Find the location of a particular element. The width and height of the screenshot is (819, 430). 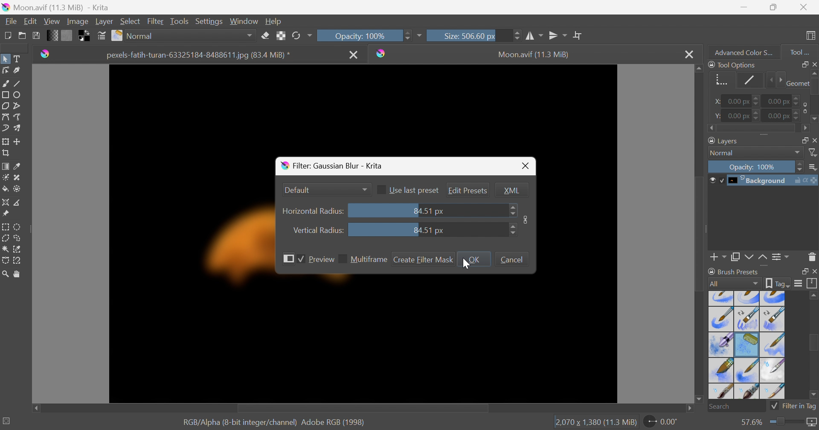

Scroll left is located at coordinates (35, 407).